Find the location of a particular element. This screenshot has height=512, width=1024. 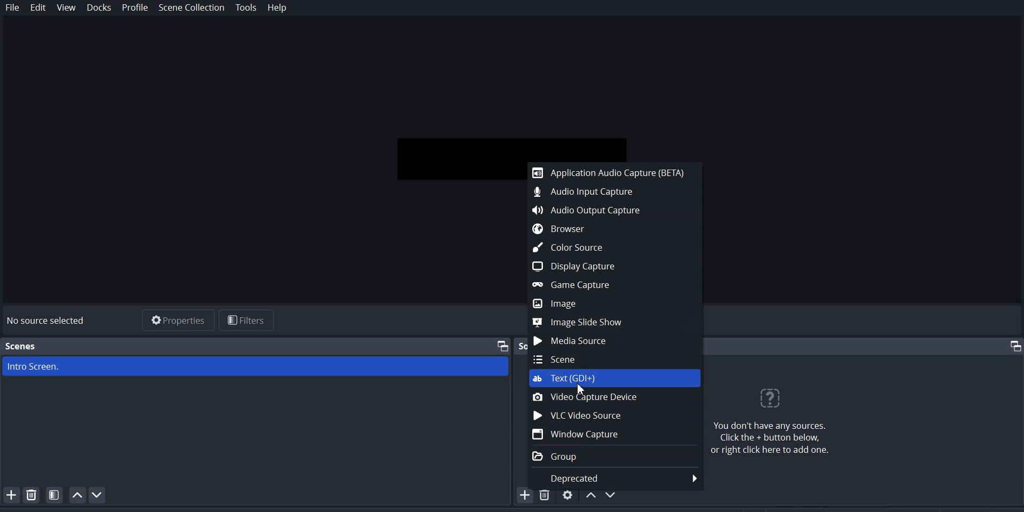

Maximize is located at coordinates (503, 345).